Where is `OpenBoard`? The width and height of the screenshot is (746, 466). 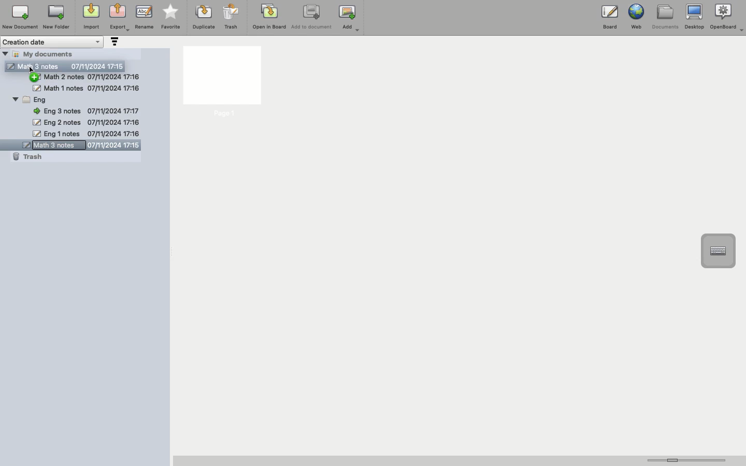
OpenBoard is located at coordinates (728, 17).